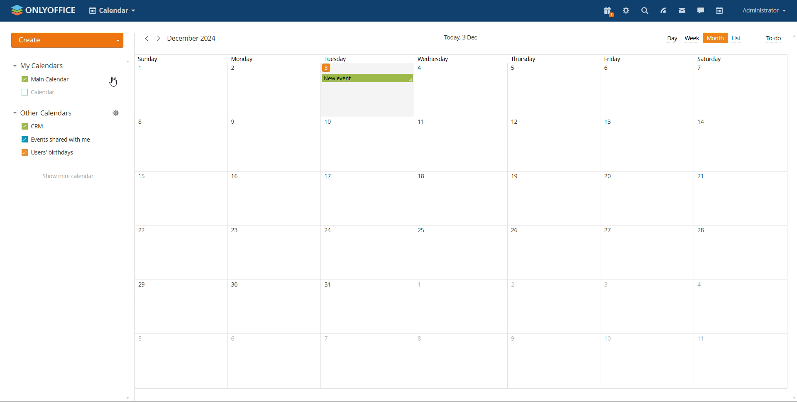 The width and height of the screenshot is (797, 402). I want to click on mail, so click(682, 11).